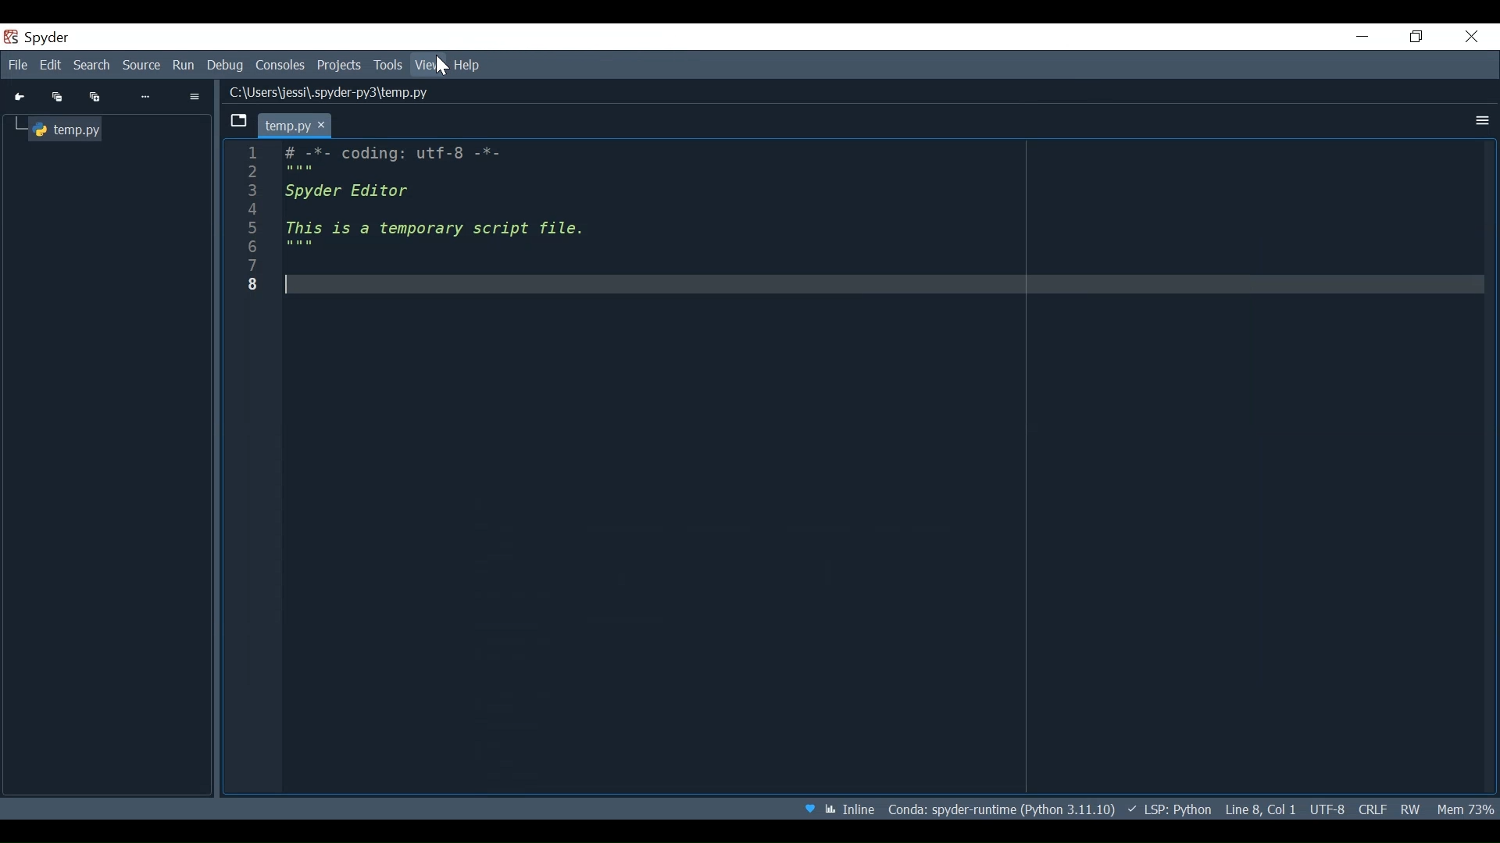 The image size is (1500, 843). Describe the element at coordinates (1170, 809) in the screenshot. I see `LsSP Python` at that location.